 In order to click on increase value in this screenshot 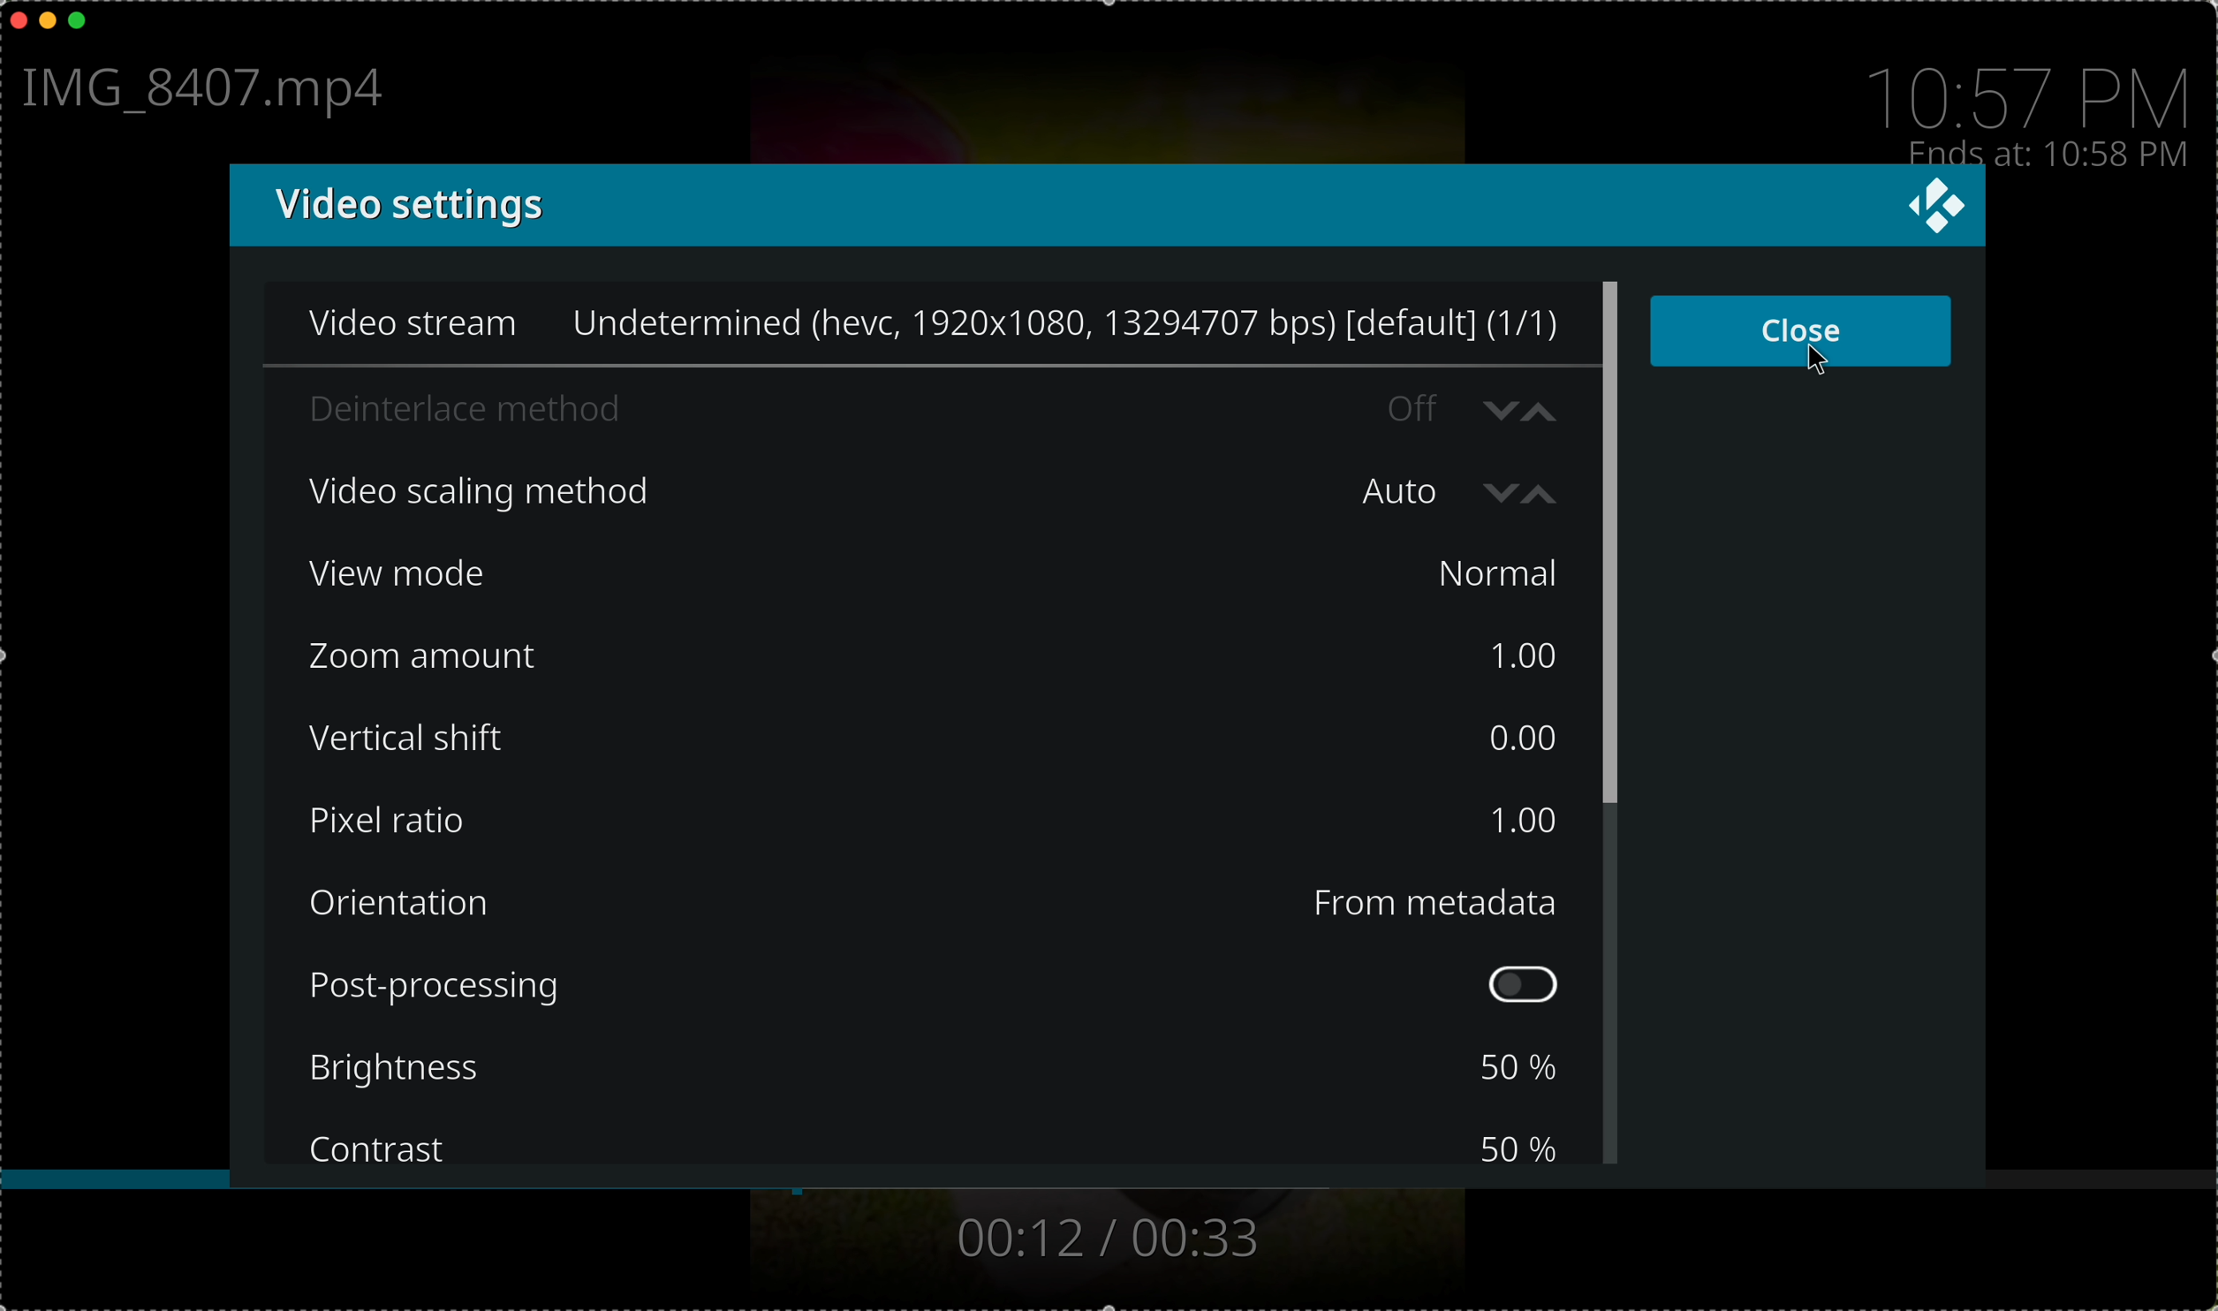, I will do `click(1546, 493)`.